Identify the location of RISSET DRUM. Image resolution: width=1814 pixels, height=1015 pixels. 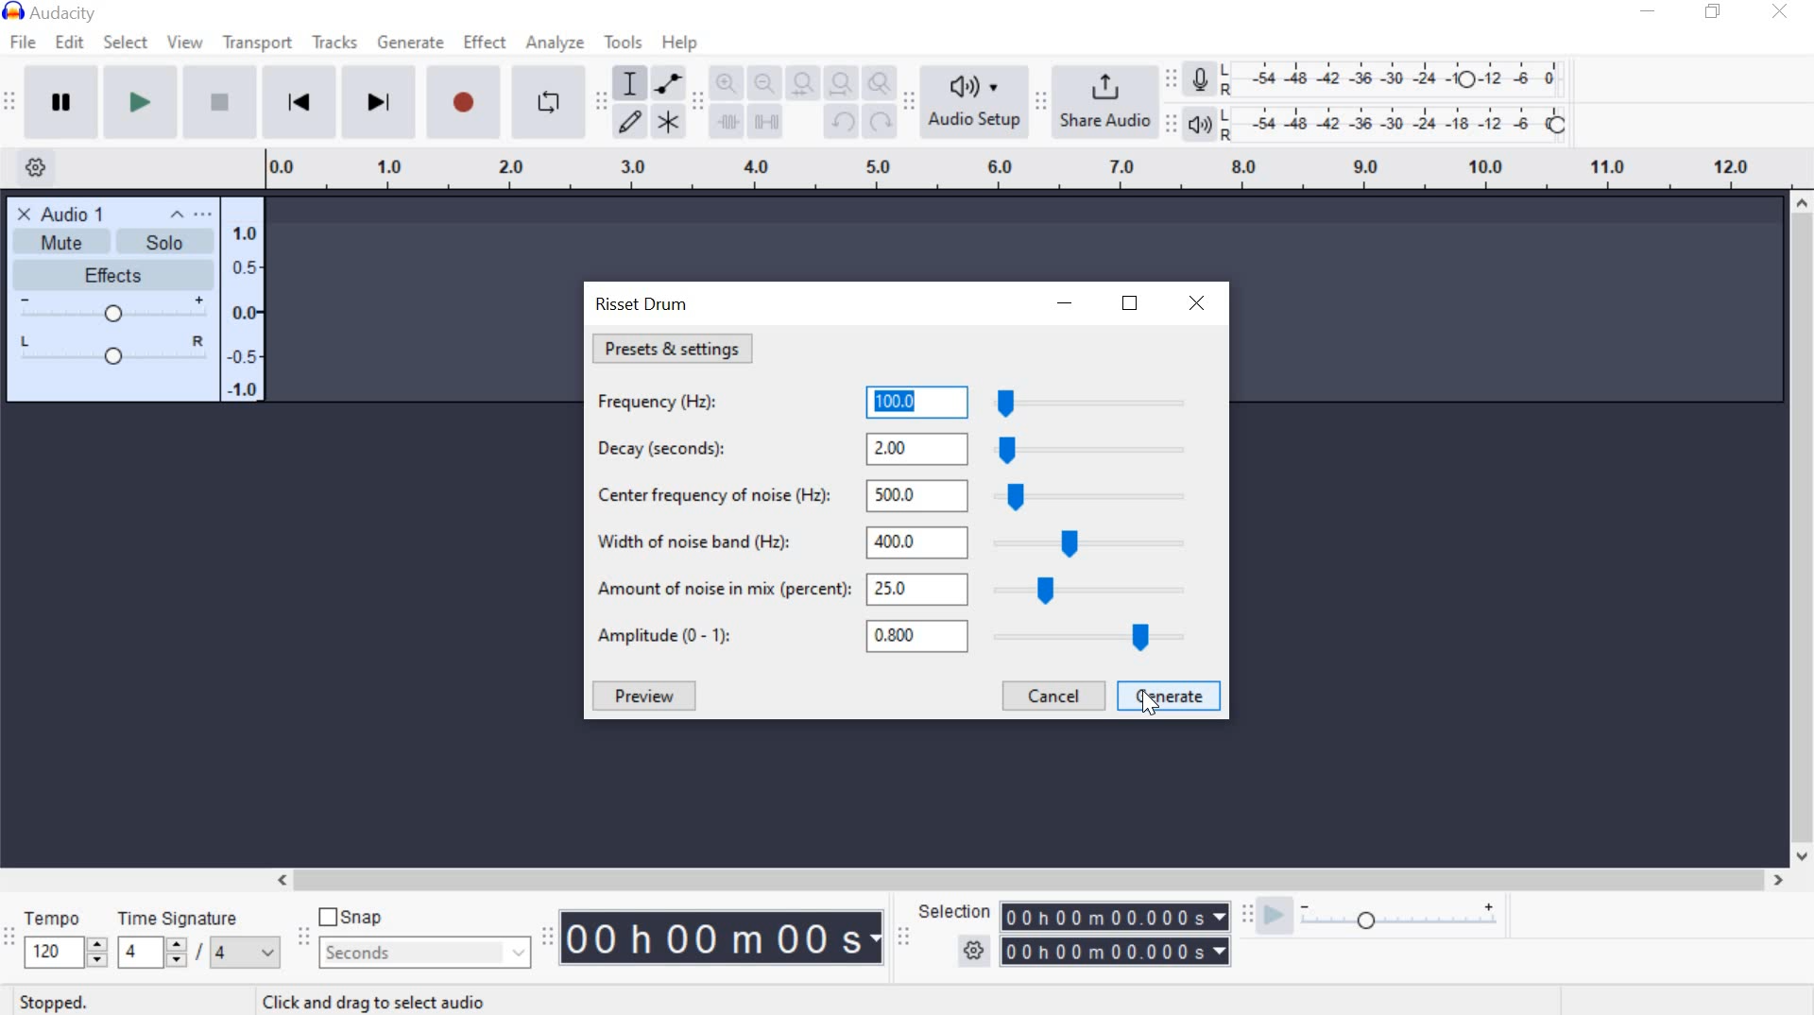
(642, 307).